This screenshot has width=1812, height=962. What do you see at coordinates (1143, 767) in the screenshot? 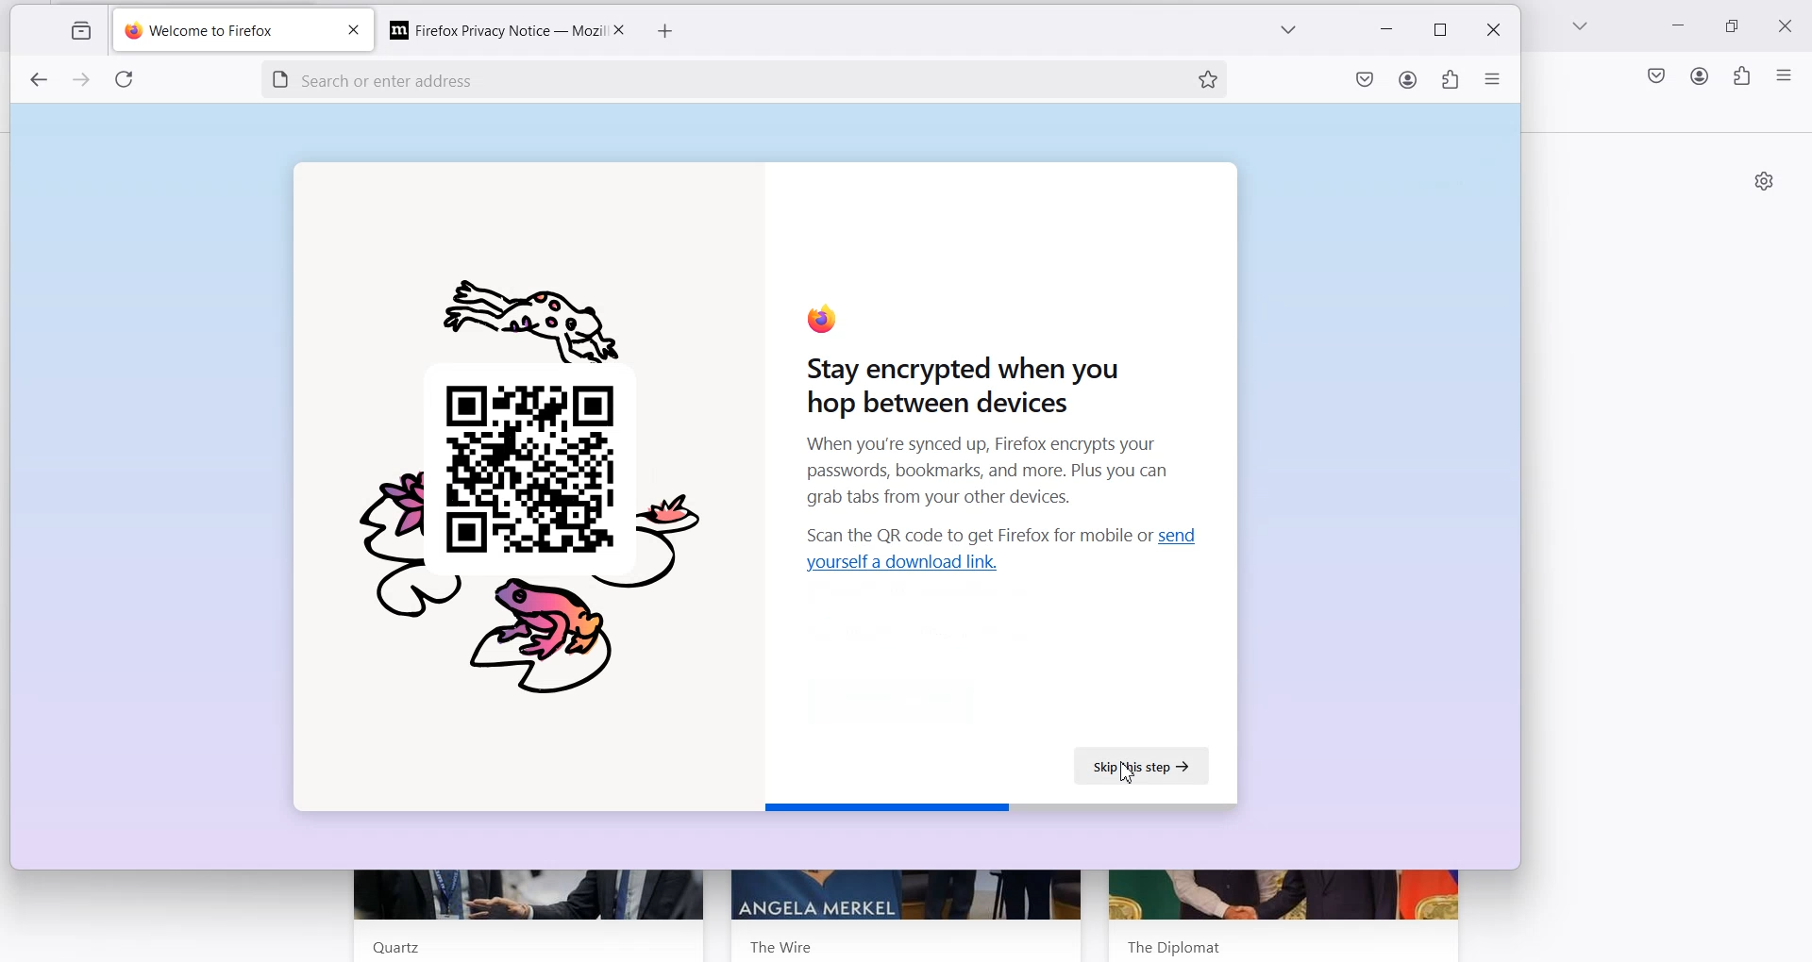
I see `Skip this Step` at bounding box center [1143, 767].